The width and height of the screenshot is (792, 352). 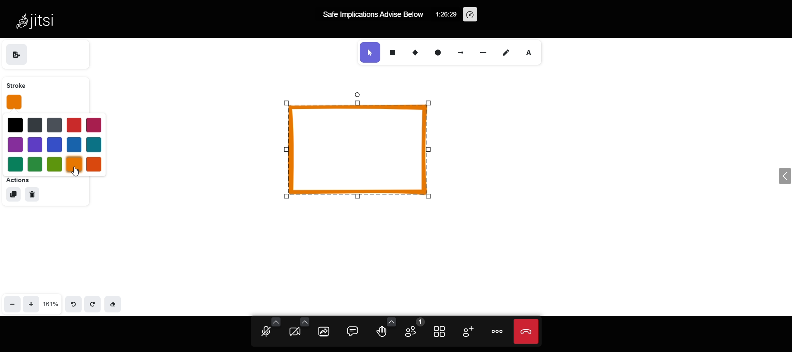 I want to click on undo, so click(x=73, y=303).